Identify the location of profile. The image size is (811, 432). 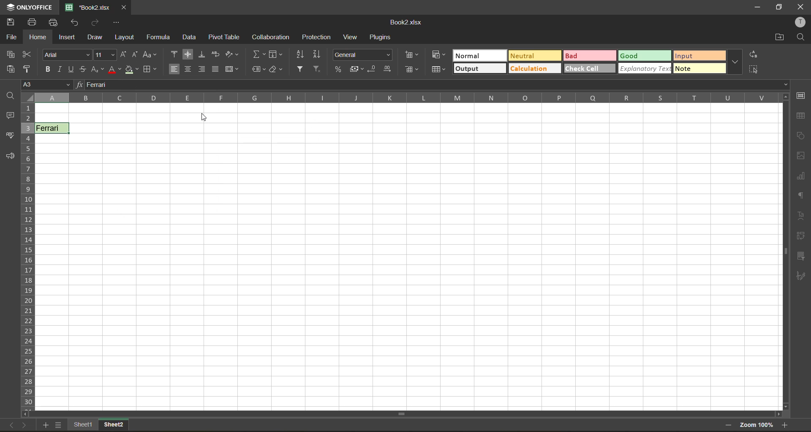
(802, 22).